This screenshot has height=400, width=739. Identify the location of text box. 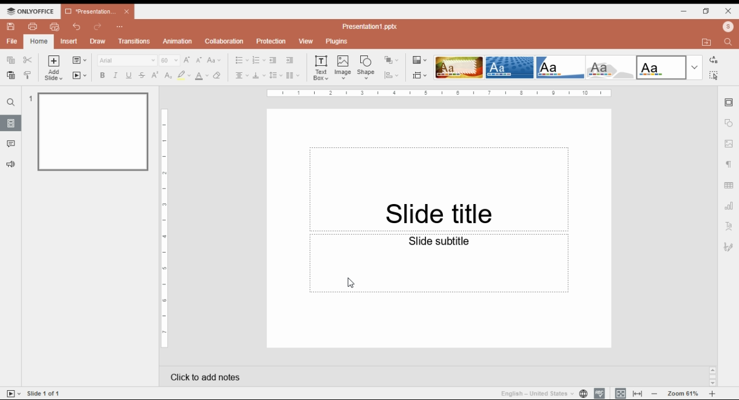
(322, 67).